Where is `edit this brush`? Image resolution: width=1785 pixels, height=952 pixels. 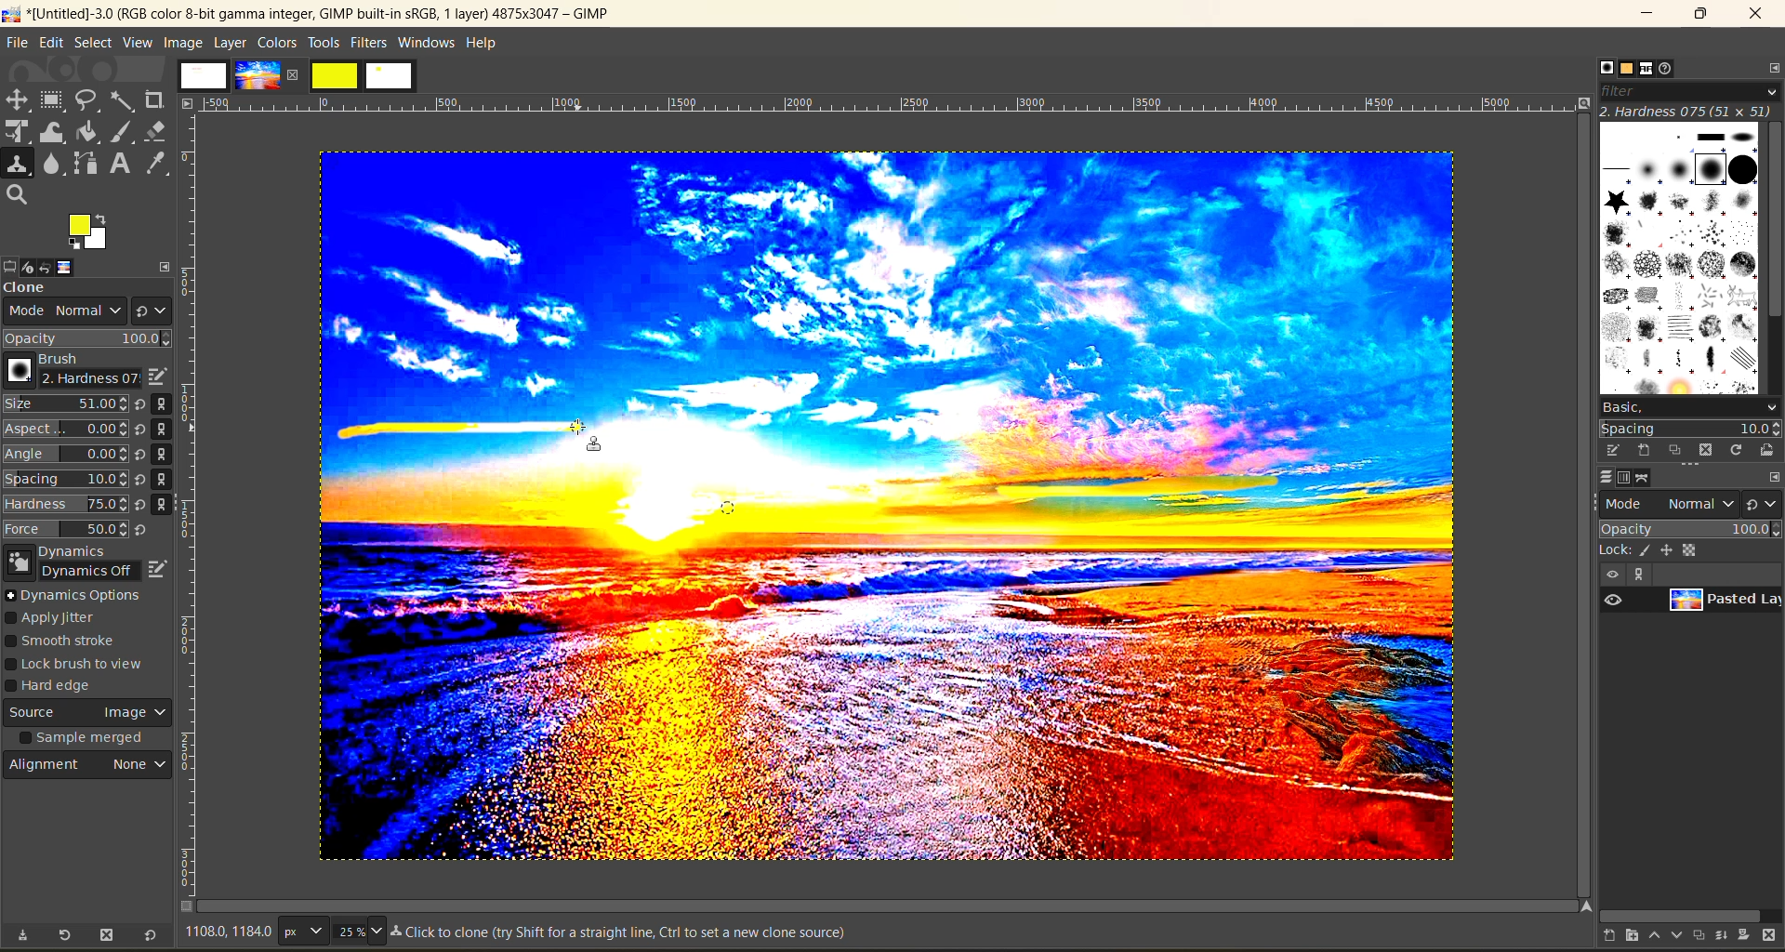
edit this brush is located at coordinates (1606, 450).